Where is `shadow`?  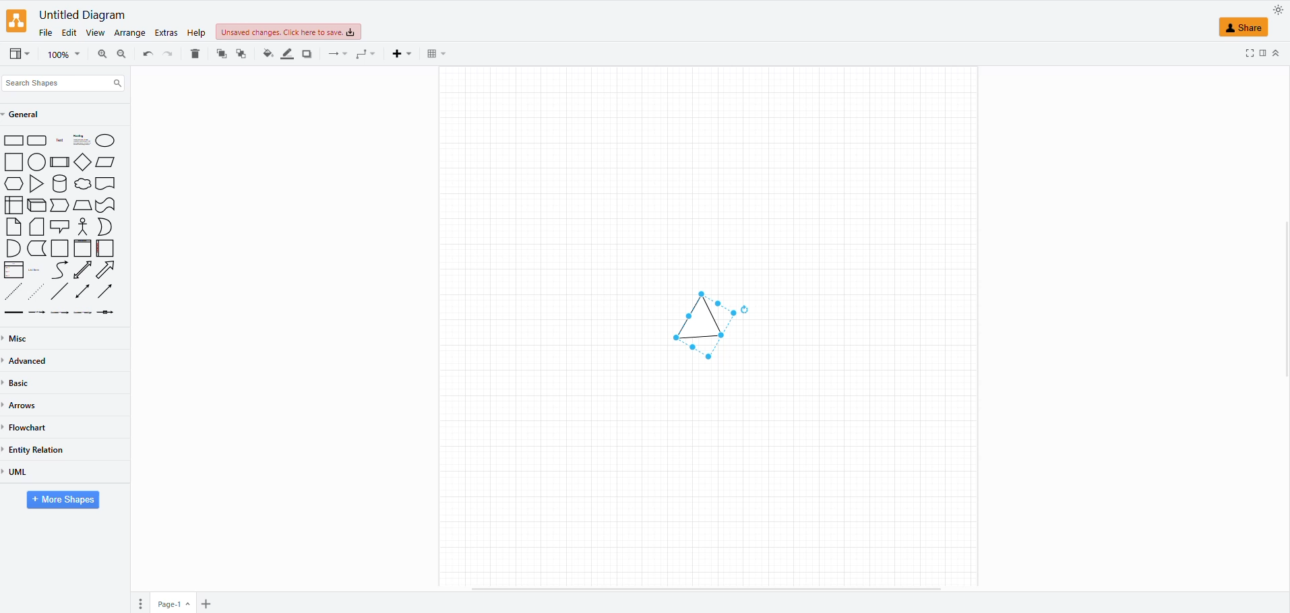
shadow is located at coordinates (306, 52).